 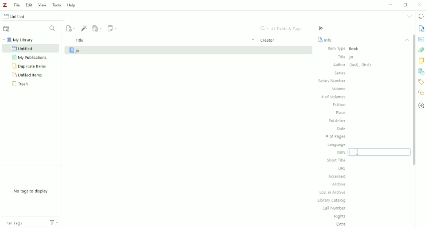 I want to click on jo, so click(x=321, y=28).